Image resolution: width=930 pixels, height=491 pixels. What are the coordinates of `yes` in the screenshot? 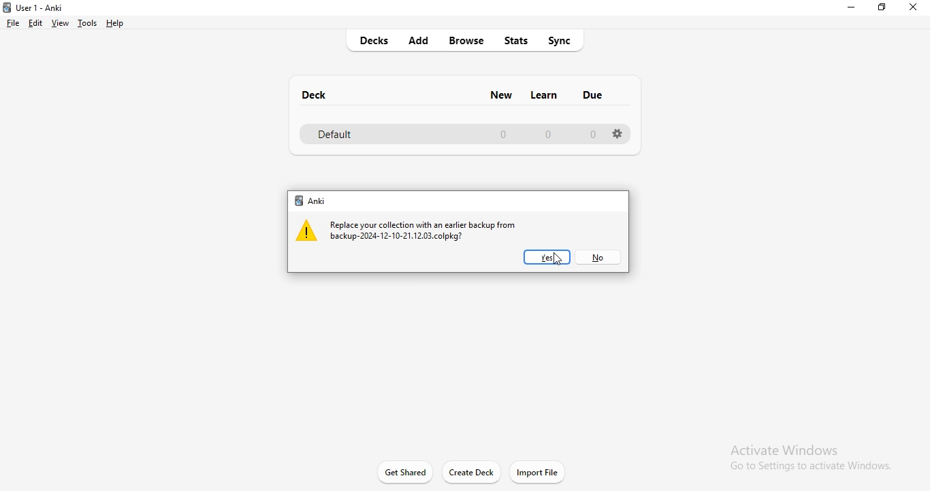 It's located at (547, 257).